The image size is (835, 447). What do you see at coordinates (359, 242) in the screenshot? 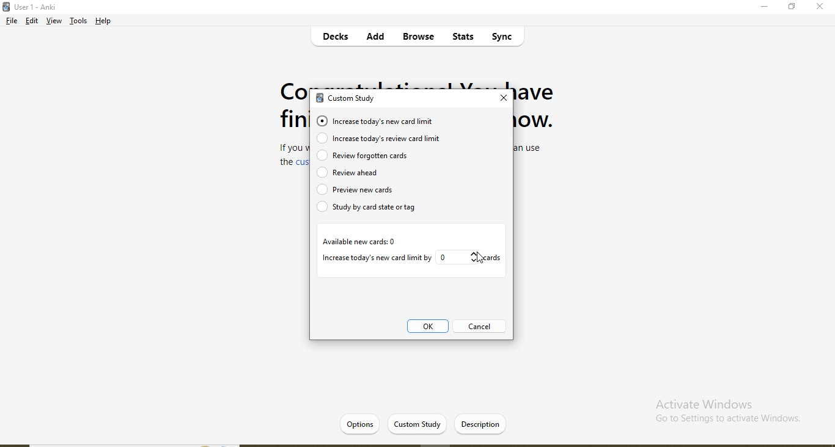
I see `available new cards: 0` at bounding box center [359, 242].